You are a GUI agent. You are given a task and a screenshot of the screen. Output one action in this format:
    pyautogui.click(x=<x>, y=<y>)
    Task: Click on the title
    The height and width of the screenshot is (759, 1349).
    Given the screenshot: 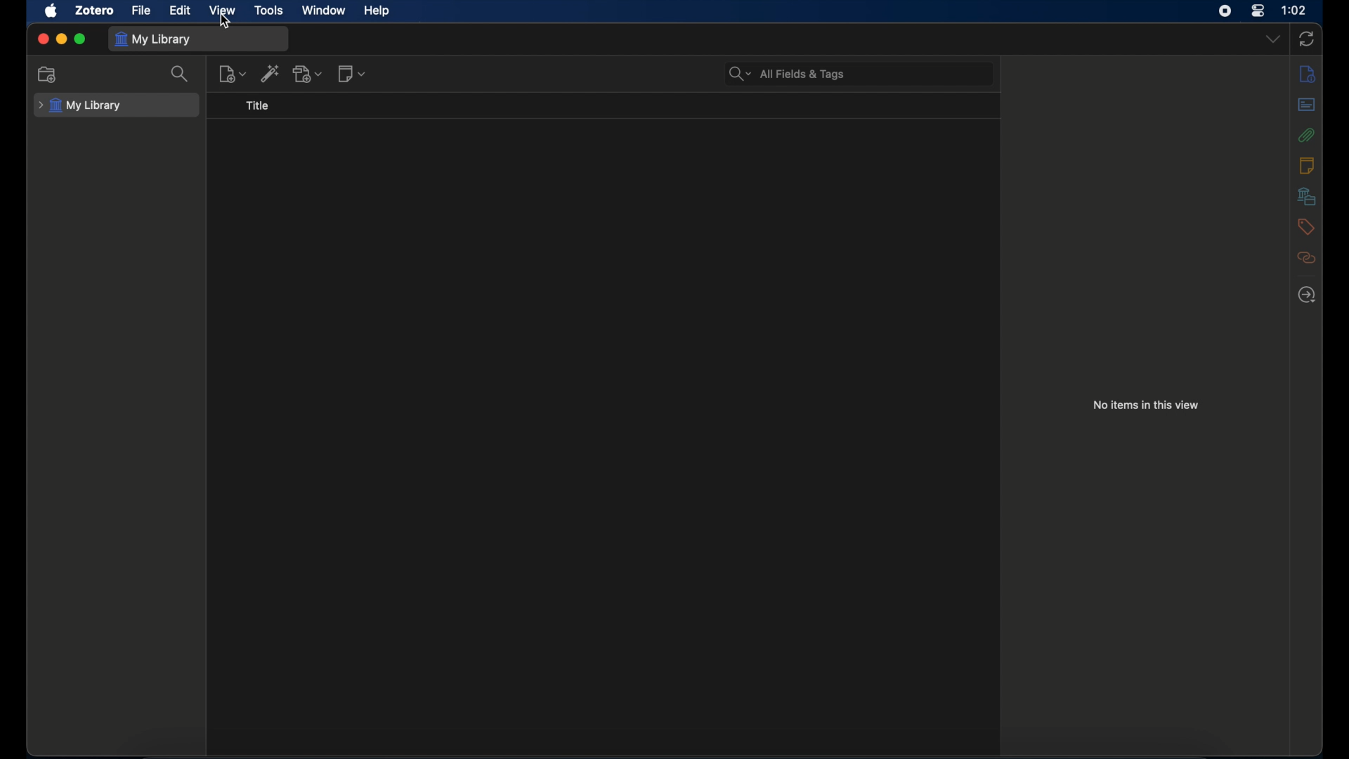 What is the action you would take?
    pyautogui.click(x=256, y=105)
    